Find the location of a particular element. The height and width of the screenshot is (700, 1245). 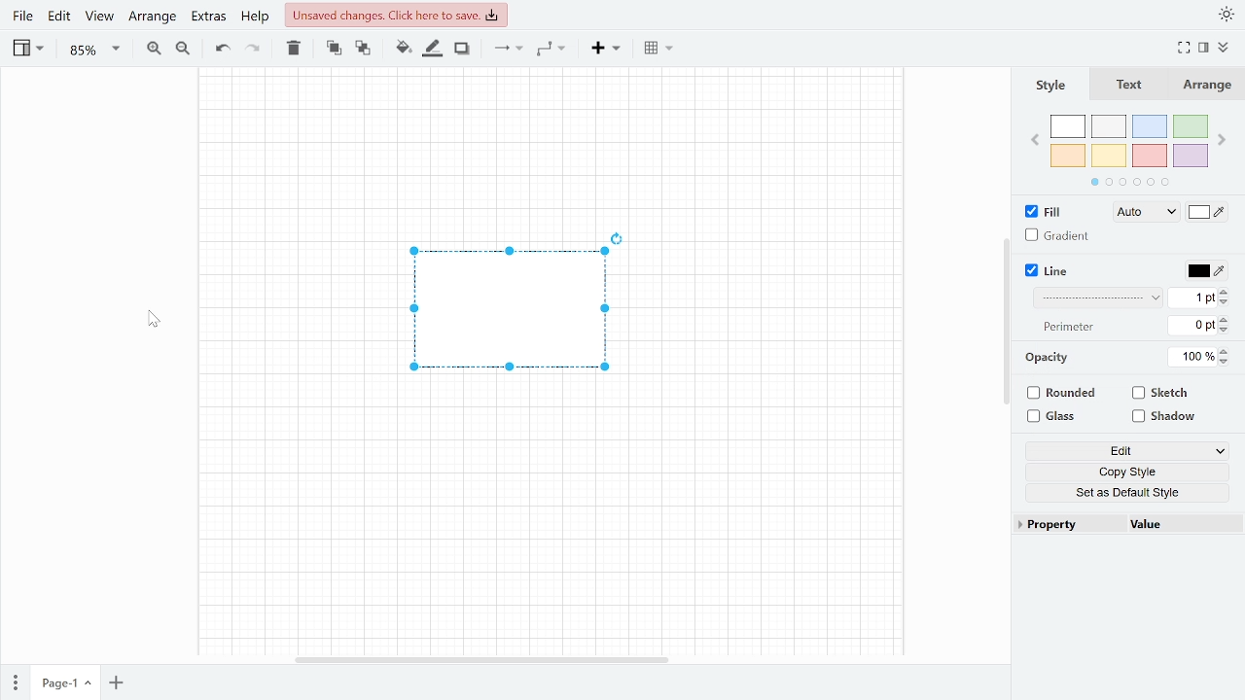

Current page (page 1) is located at coordinates (64, 683).